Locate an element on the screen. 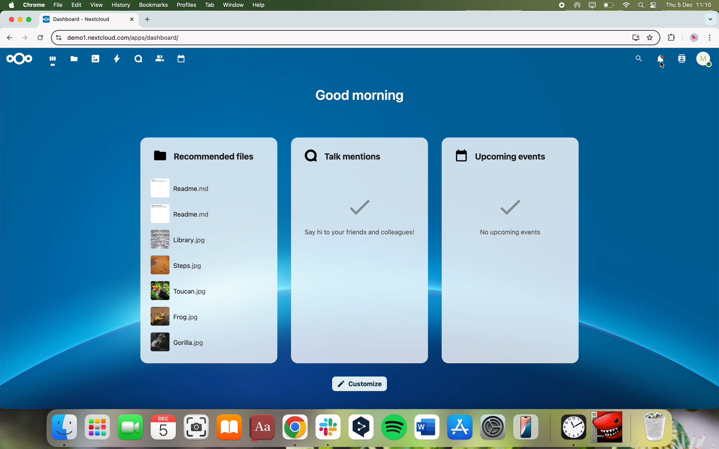  history is located at coordinates (120, 5).